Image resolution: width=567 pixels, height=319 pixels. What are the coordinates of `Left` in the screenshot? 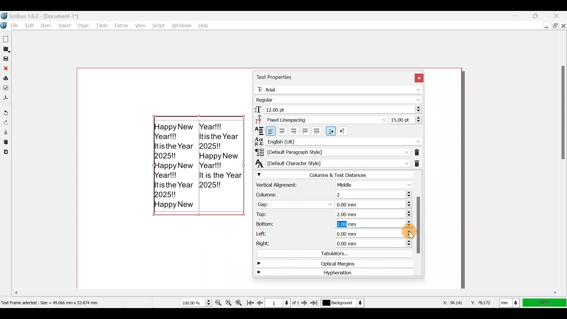 It's located at (324, 233).